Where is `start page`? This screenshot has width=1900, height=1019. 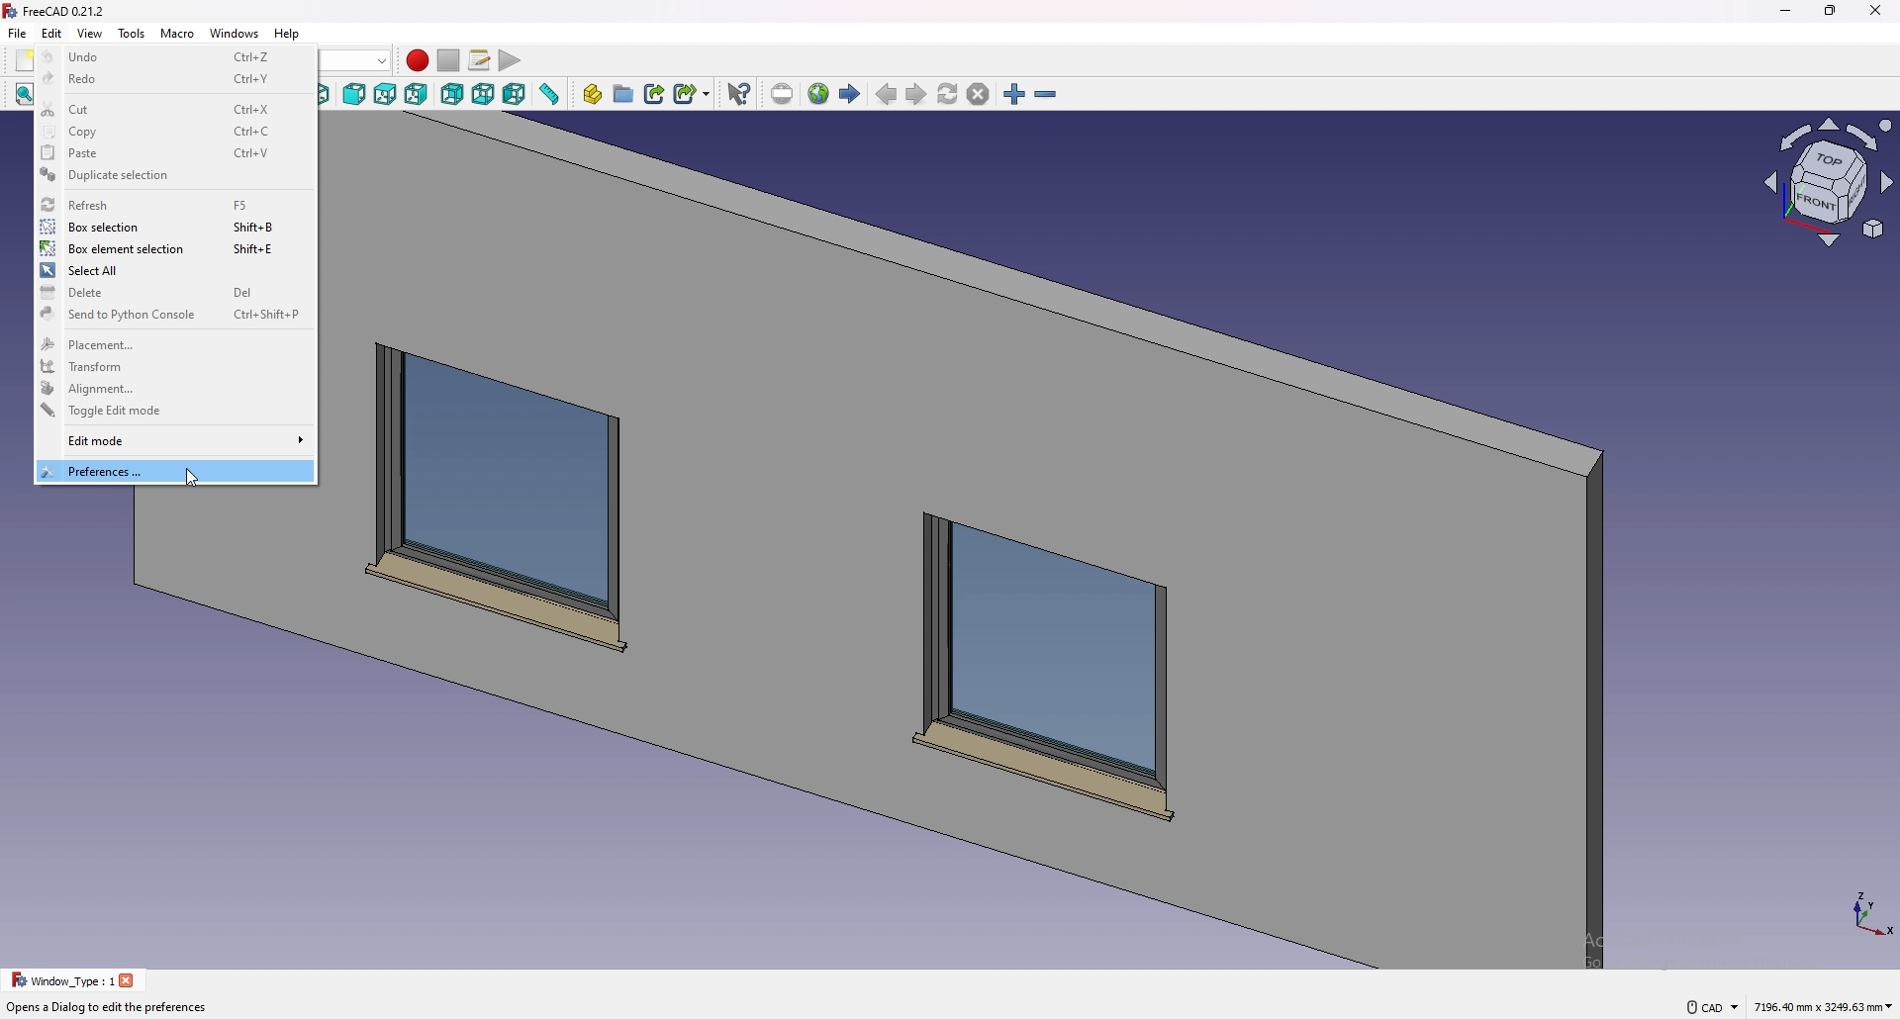 start page is located at coordinates (851, 94).